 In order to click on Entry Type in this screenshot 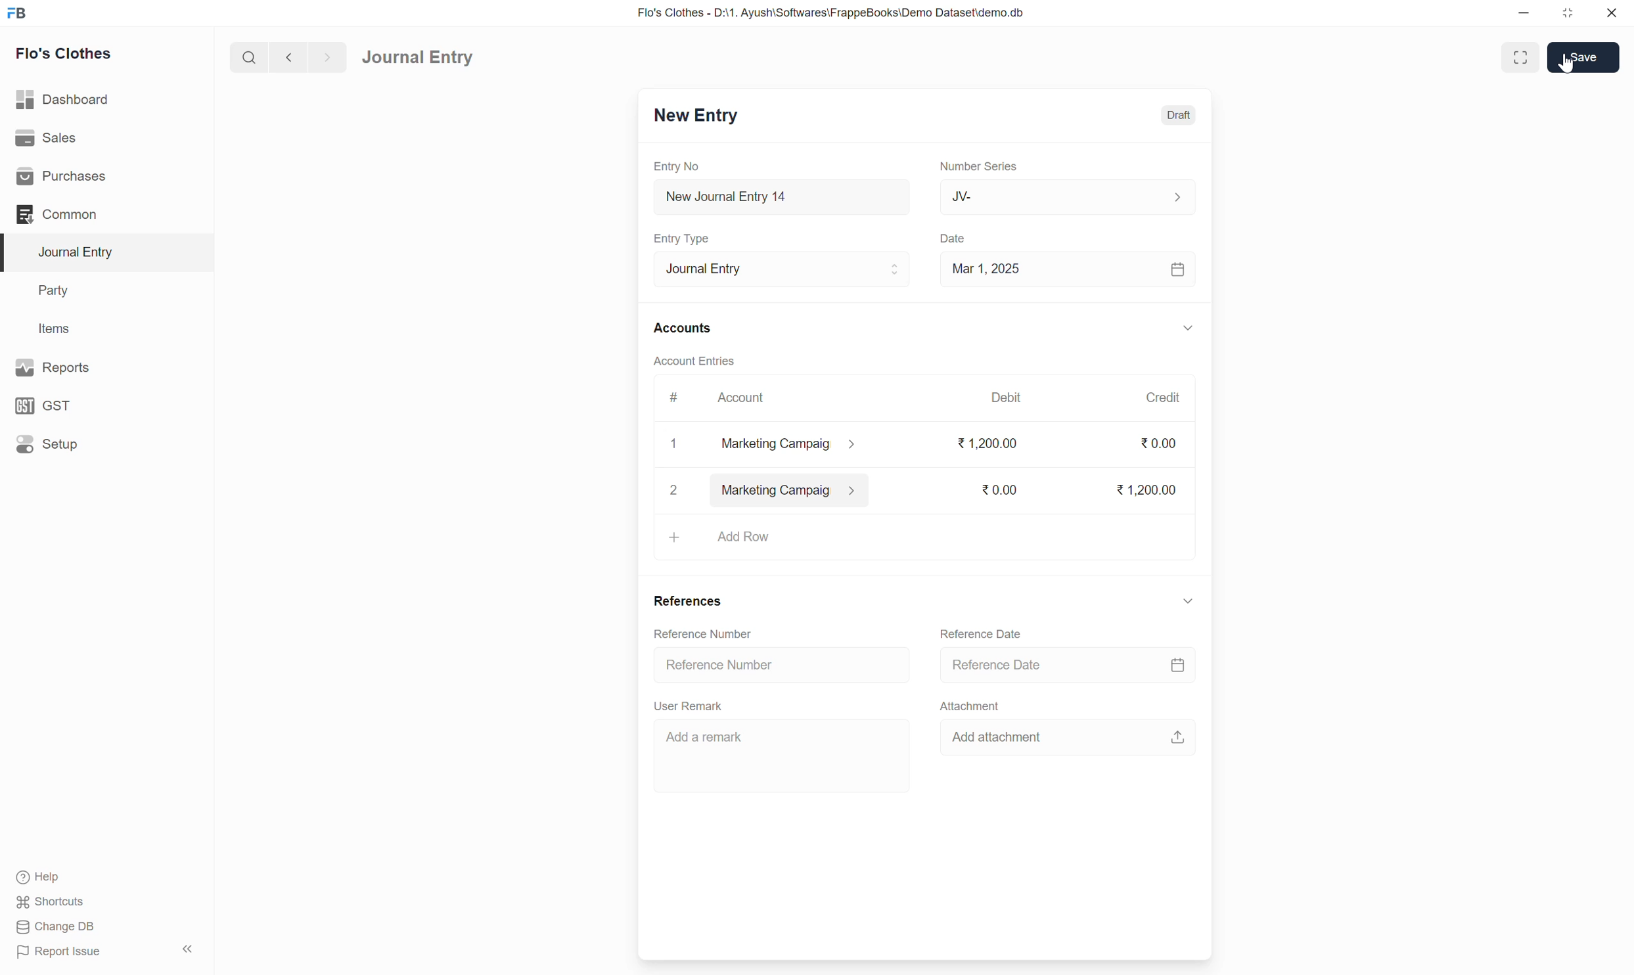, I will do `click(686, 238)`.